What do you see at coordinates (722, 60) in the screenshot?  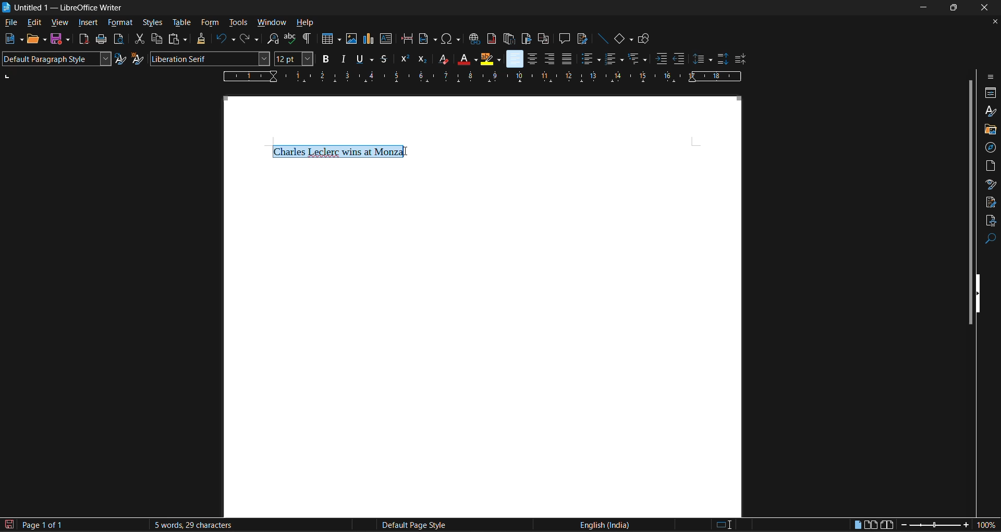 I see `increase paragraph spacing` at bounding box center [722, 60].